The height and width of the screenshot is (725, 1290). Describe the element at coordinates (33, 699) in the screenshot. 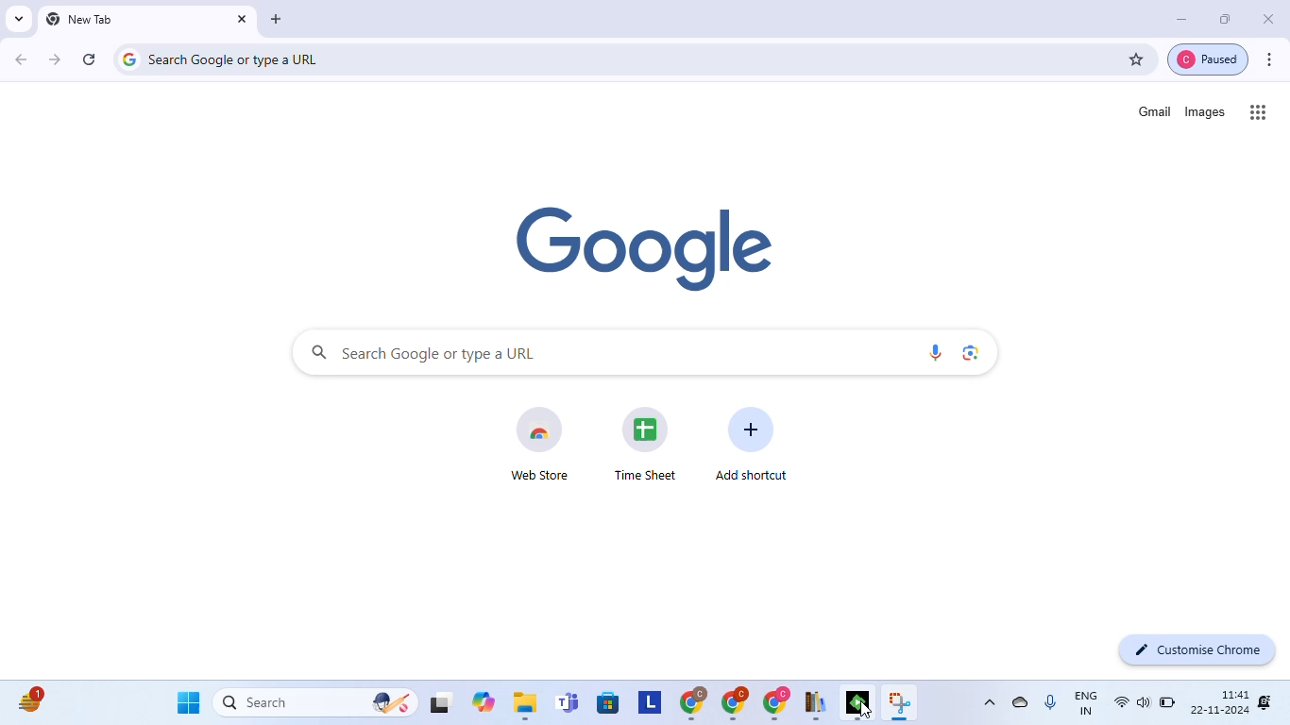

I see `weather forecast` at that location.